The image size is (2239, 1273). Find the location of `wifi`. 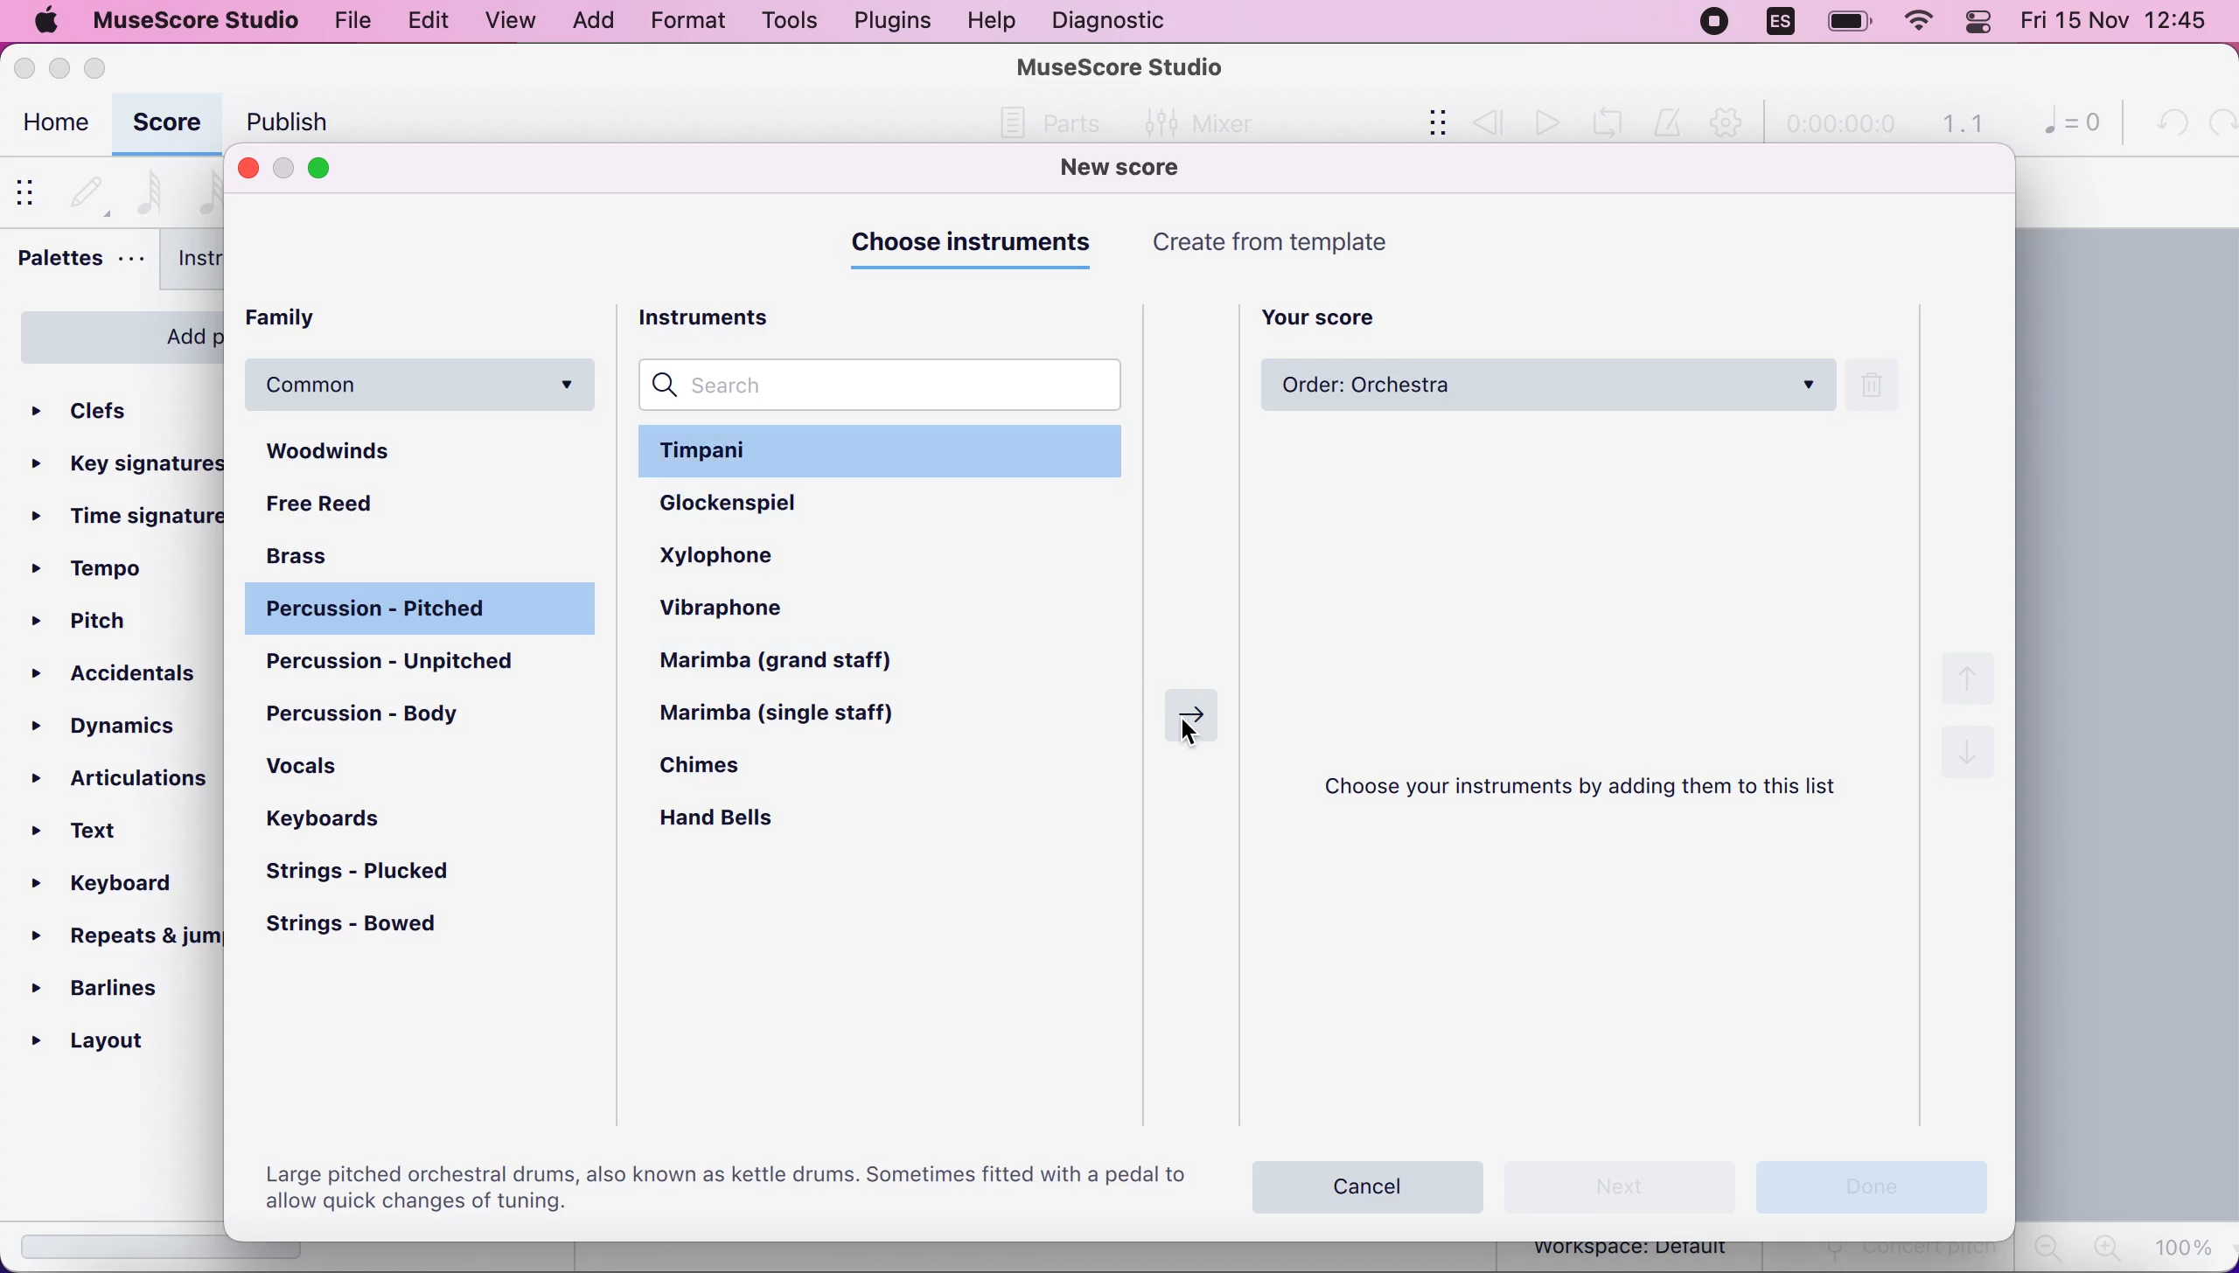

wifi is located at coordinates (1917, 25).